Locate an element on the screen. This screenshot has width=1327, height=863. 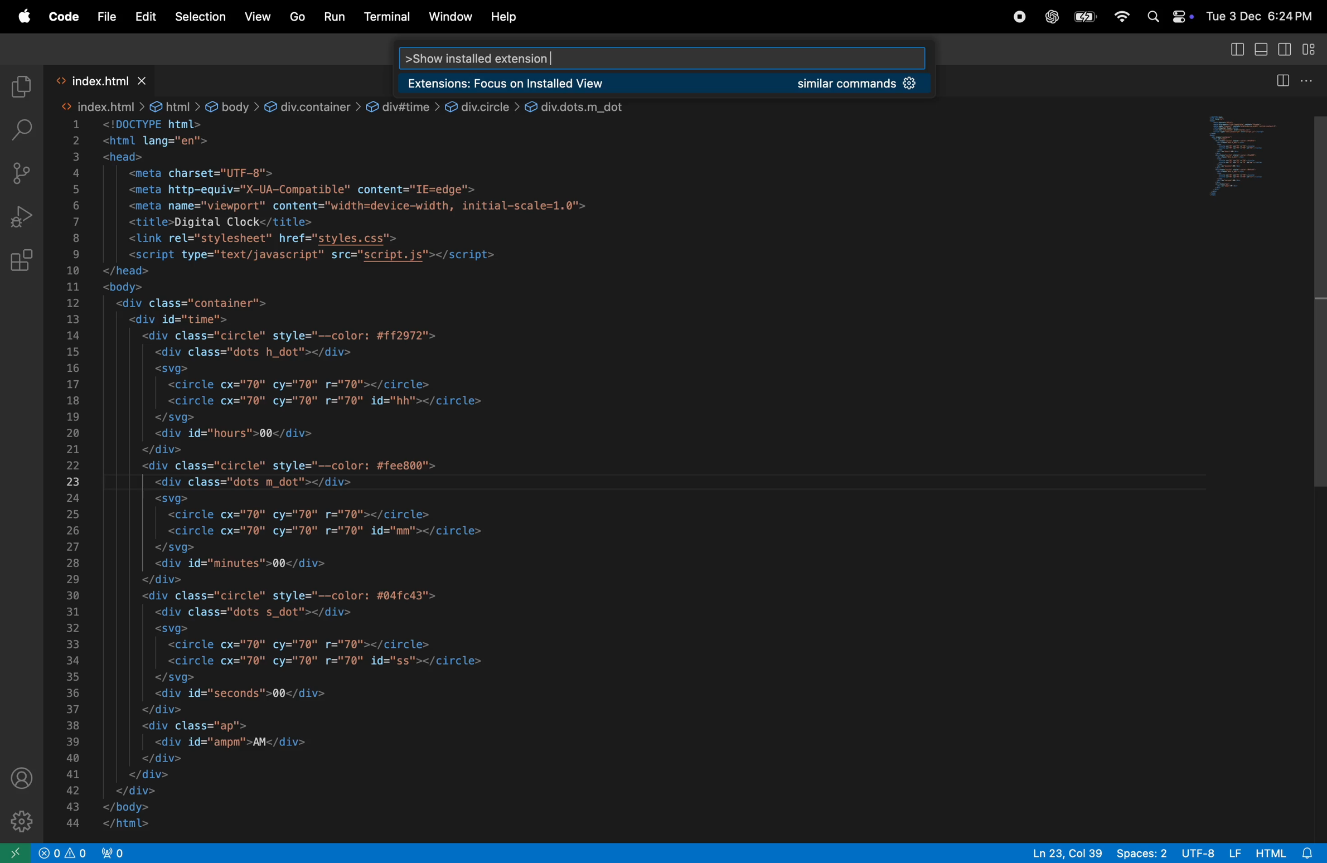
run debug is located at coordinates (18, 217).